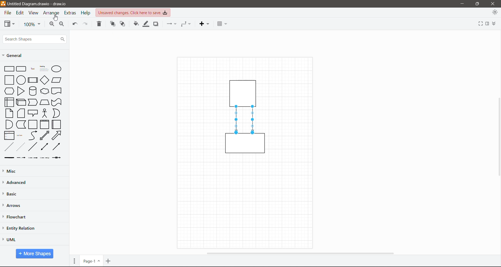 This screenshot has width=501, height=267. Describe the element at coordinates (109, 261) in the screenshot. I see `Insert Page` at that location.